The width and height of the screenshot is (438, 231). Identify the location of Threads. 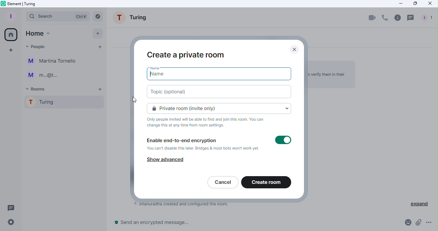
(411, 18).